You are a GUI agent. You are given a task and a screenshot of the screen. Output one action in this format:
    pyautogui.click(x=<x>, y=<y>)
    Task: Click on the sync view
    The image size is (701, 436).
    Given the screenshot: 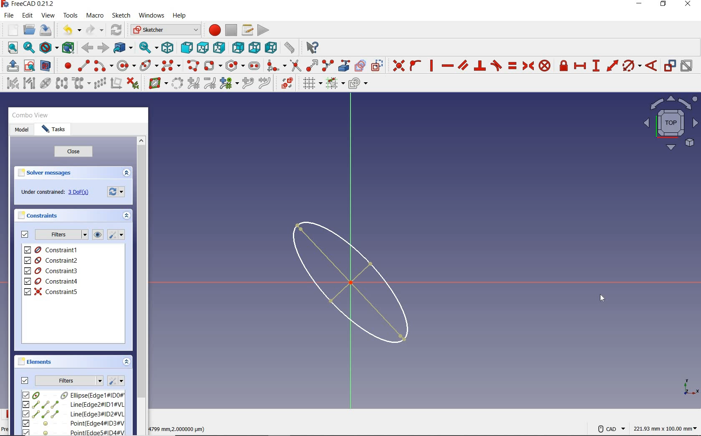 What is the action you would take?
    pyautogui.click(x=149, y=48)
    